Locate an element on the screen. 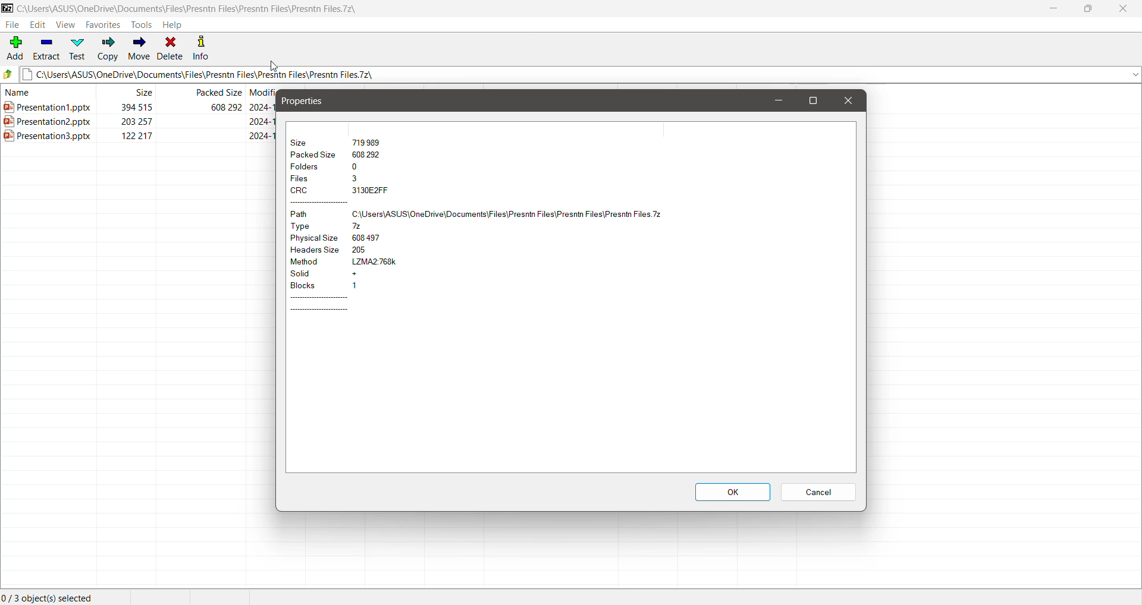  name is located at coordinates (24, 94).